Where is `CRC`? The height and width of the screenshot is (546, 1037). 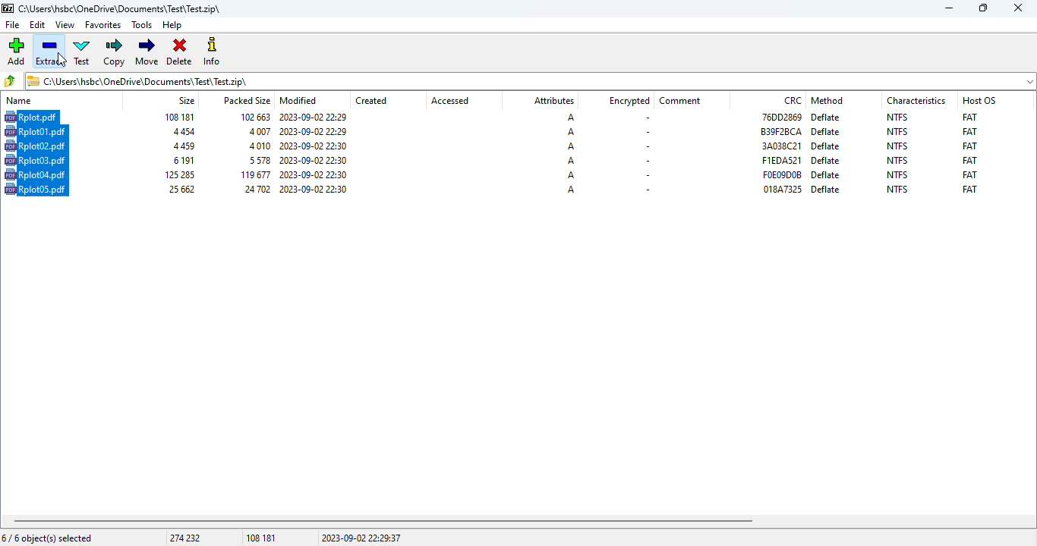 CRC is located at coordinates (781, 160).